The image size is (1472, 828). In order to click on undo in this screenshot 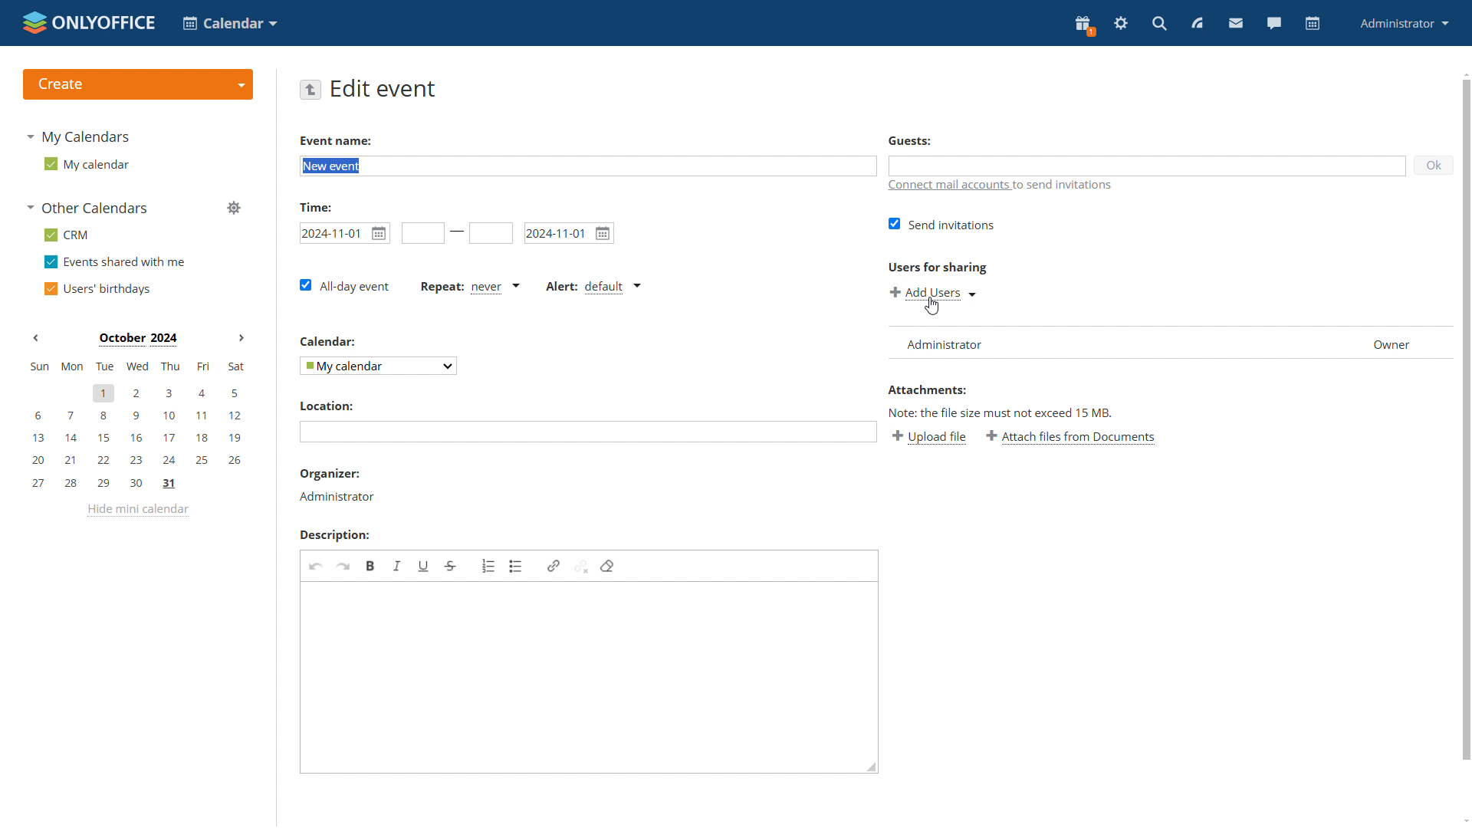, I will do `click(315, 565)`.